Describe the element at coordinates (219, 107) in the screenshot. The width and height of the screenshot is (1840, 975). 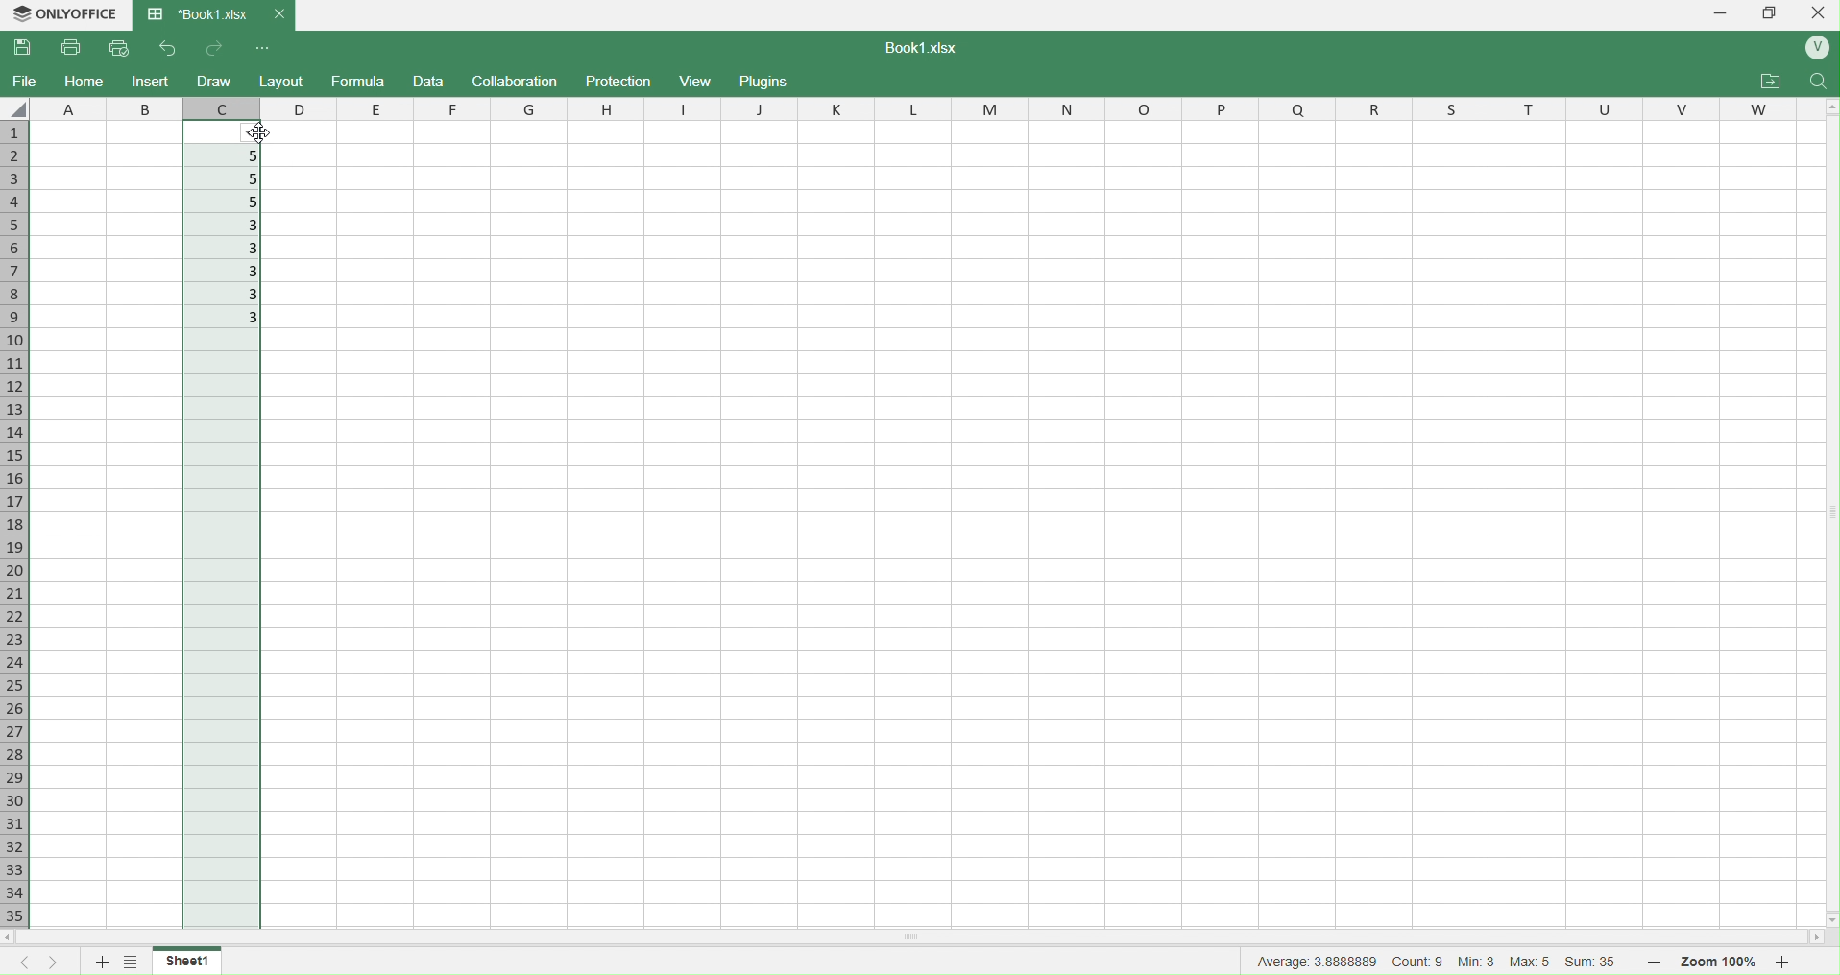
I see `c` at that location.